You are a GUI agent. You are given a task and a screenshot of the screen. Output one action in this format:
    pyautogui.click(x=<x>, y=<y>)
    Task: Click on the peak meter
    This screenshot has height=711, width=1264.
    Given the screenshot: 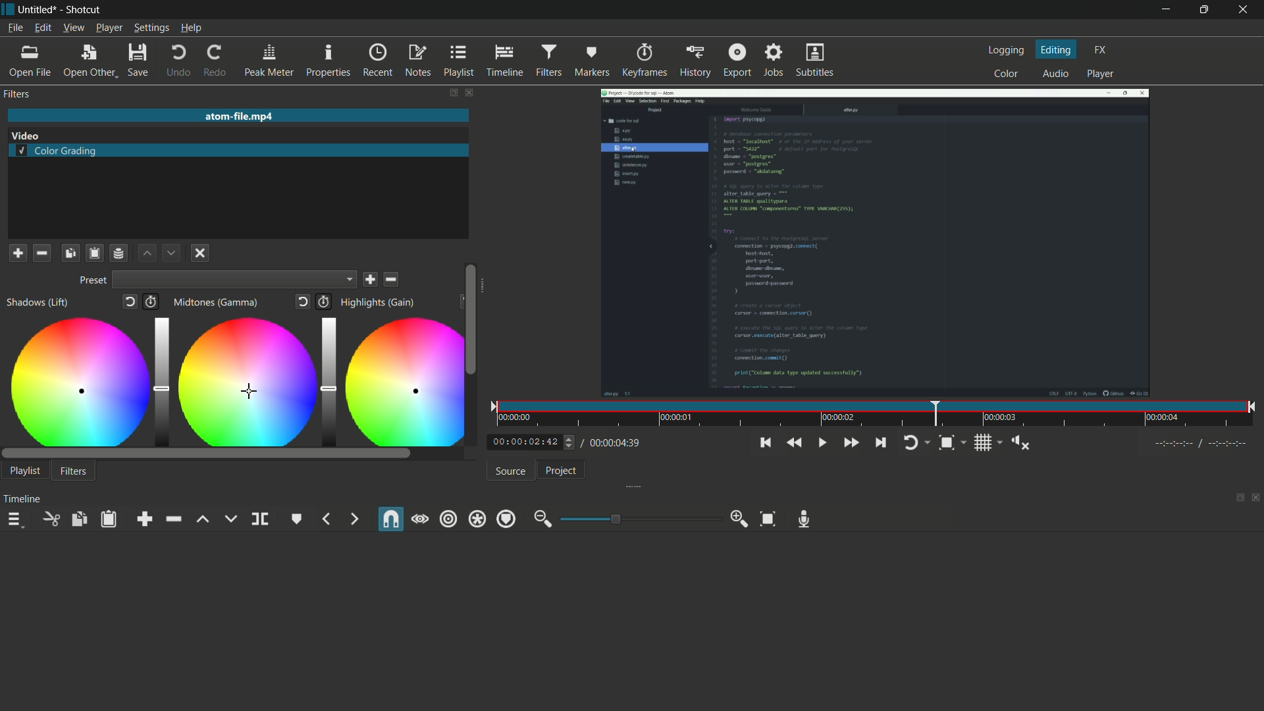 What is the action you would take?
    pyautogui.click(x=269, y=61)
    